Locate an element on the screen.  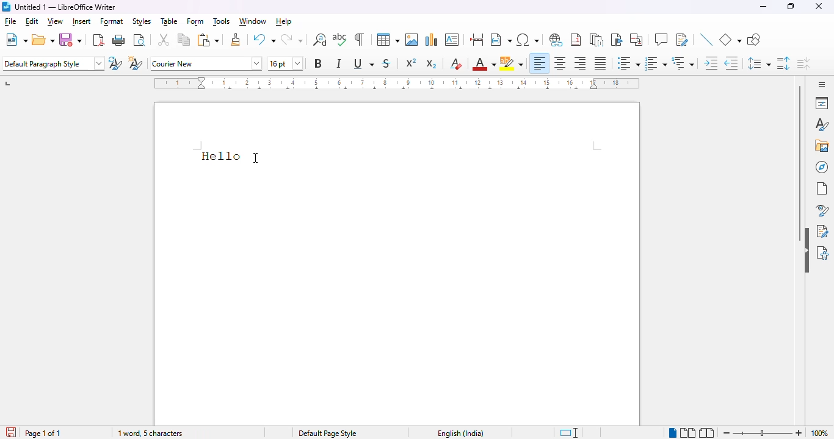
insert chart is located at coordinates (432, 39).